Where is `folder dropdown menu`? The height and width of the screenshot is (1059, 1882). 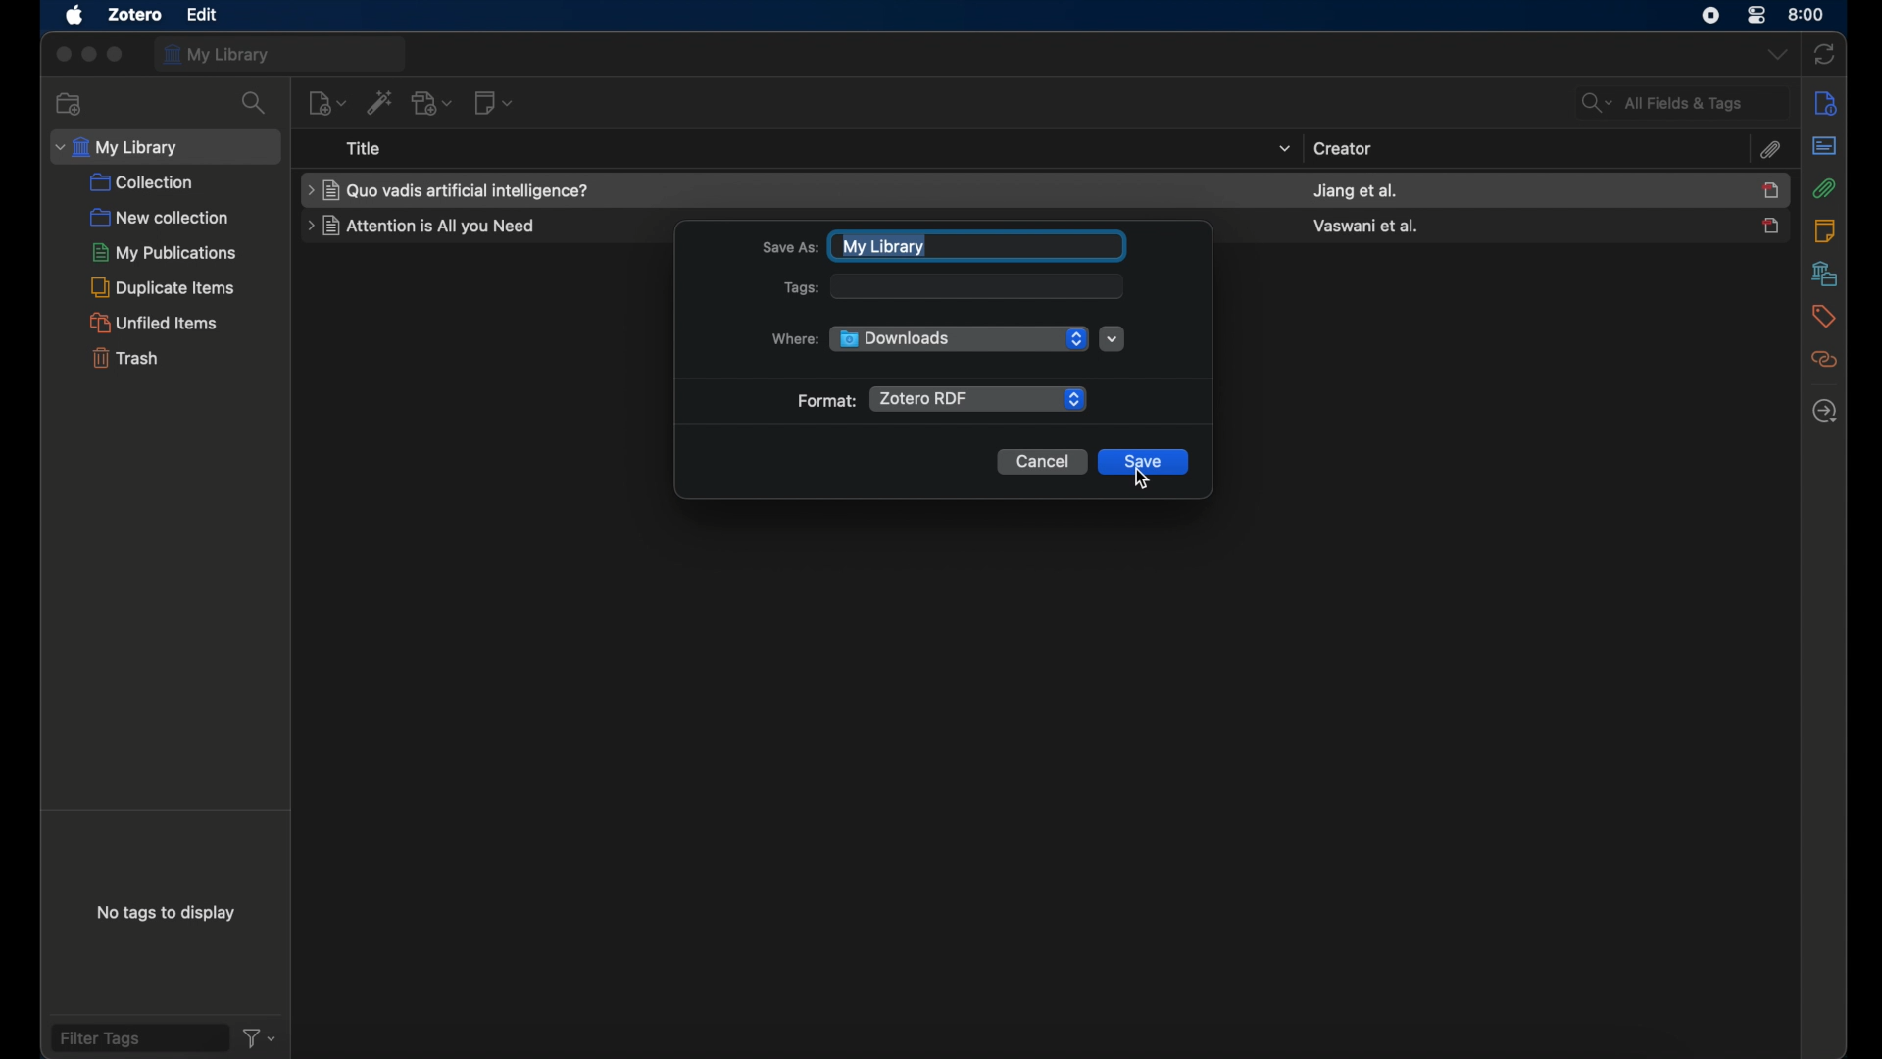 folder dropdown menu is located at coordinates (1076, 337).